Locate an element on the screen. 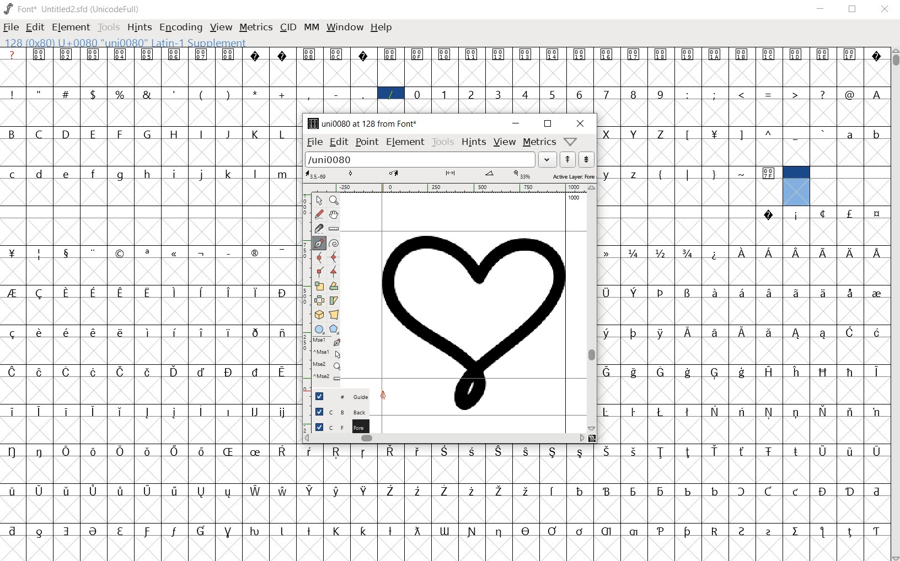 This screenshot has height=561, width=900. glyph is located at coordinates (390, 94).